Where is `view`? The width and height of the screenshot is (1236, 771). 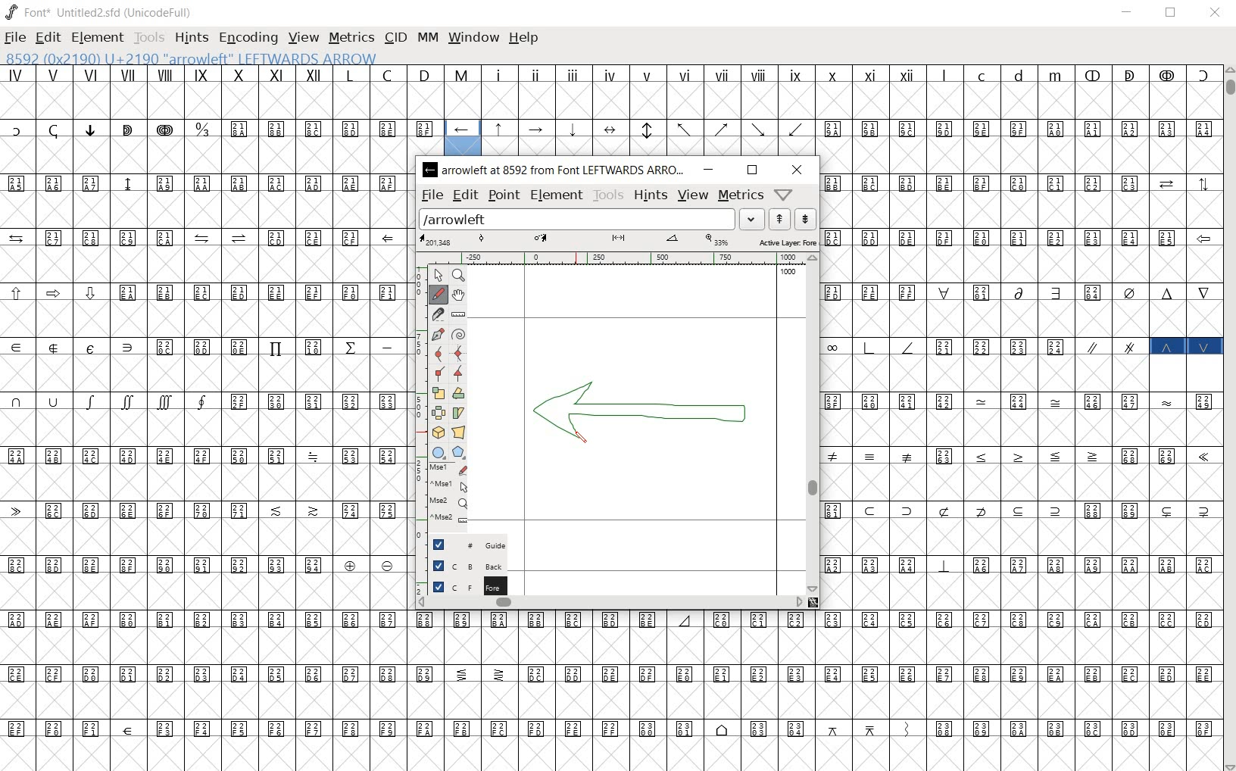
view is located at coordinates (304, 37).